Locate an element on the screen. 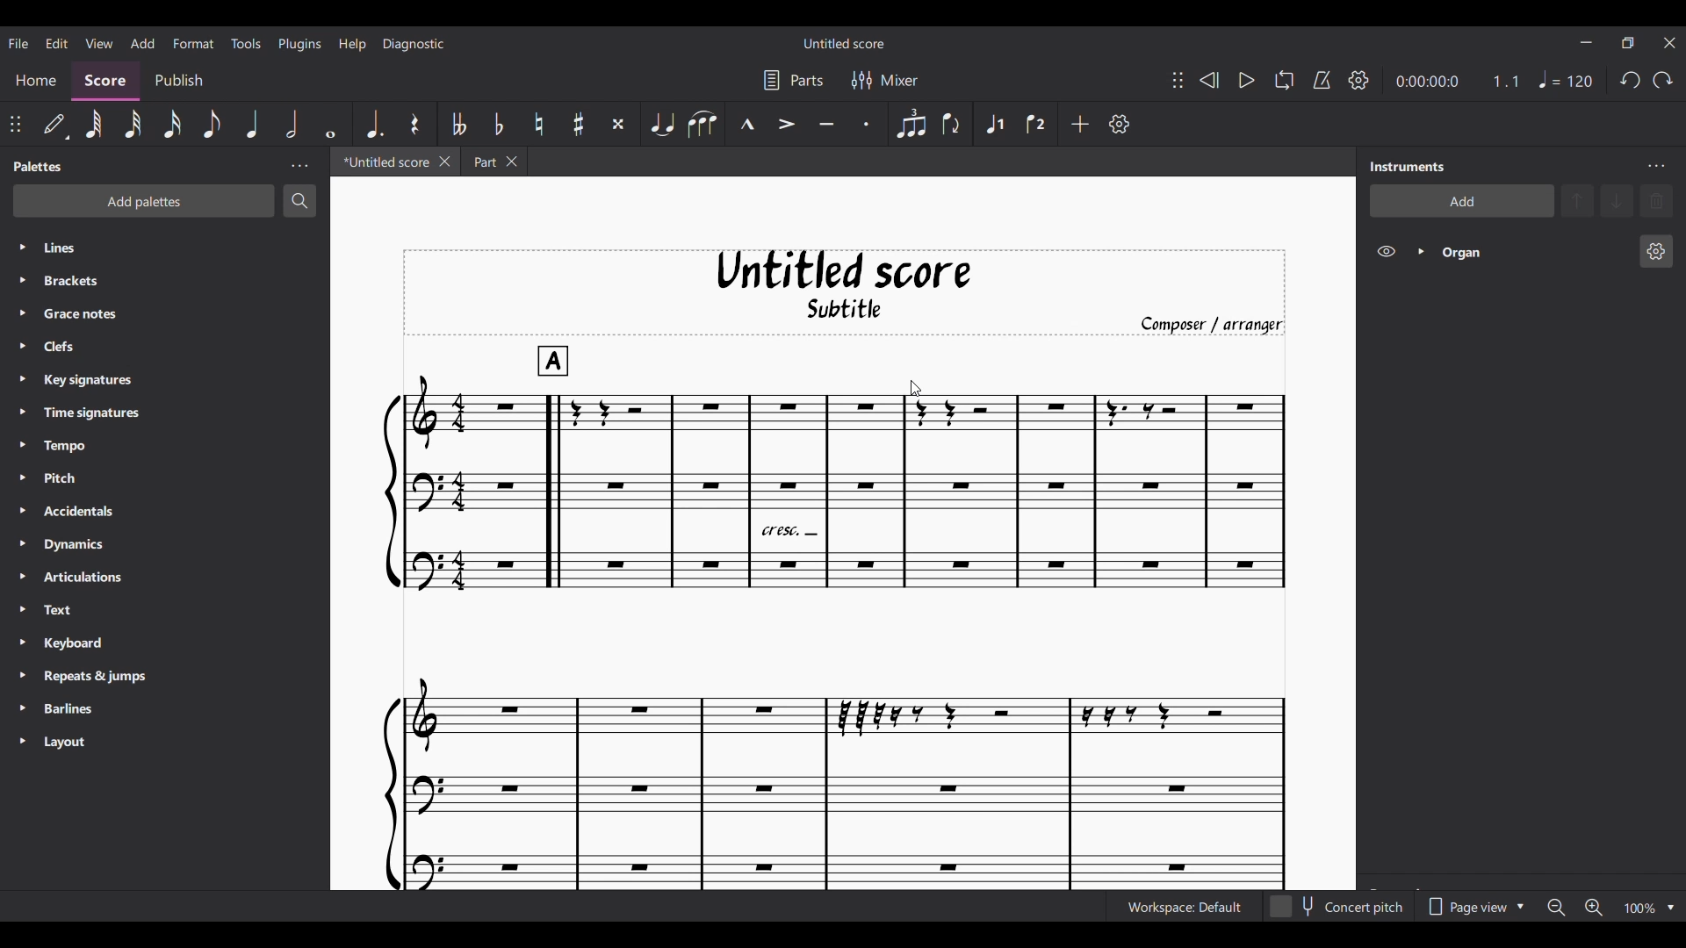 This screenshot has width=1686, height=948. 16th note is located at coordinates (172, 125).